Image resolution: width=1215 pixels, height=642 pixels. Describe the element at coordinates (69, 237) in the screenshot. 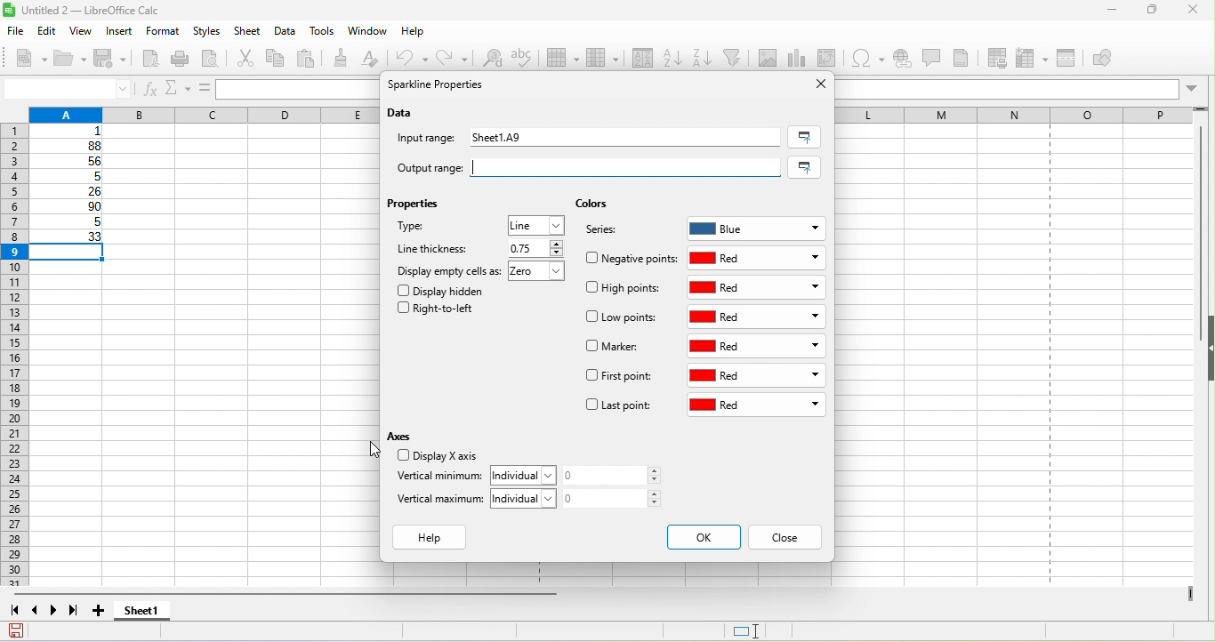

I see `33` at that location.